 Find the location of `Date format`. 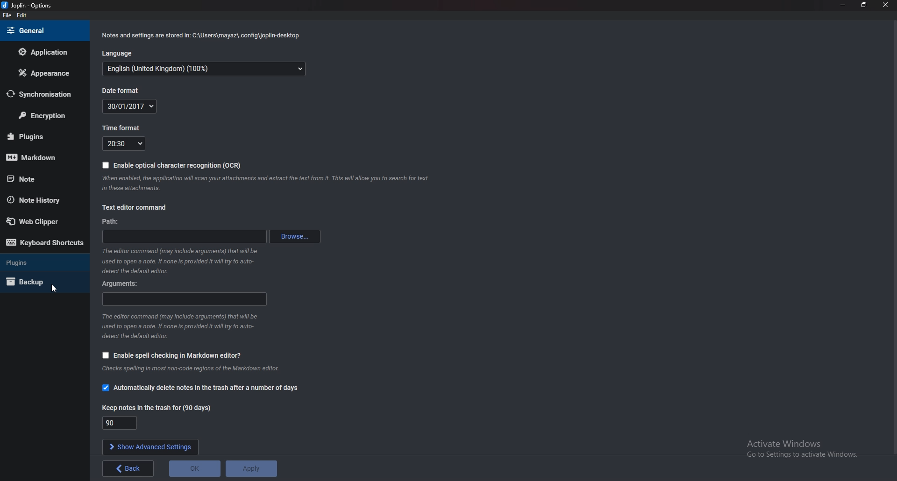

Date format is located at coordinates (129, 106).